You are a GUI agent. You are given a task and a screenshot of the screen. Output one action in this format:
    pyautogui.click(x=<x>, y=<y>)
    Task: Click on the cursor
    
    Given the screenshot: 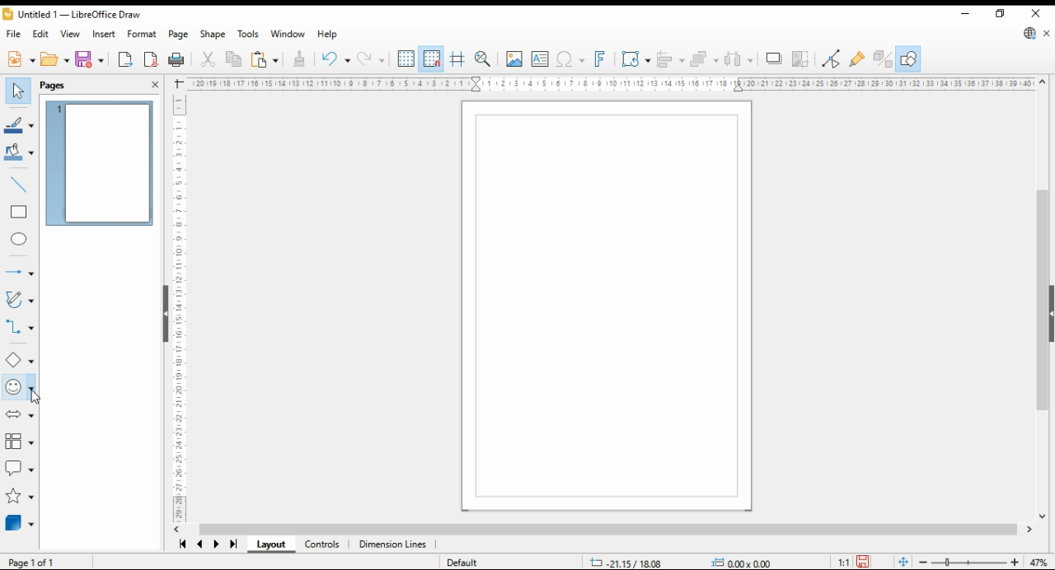 What is the action you would take?
    pyautogui.click(x=33, y=398)
    